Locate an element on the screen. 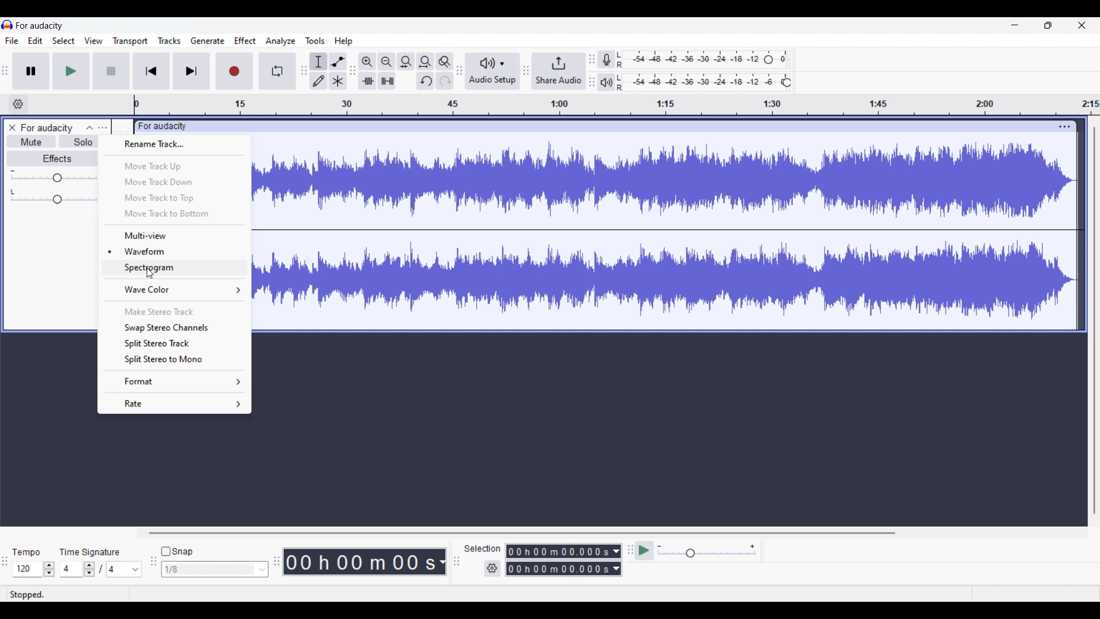 The image size is (1100, 619). Envelop tool is located at coordinates (338, 62).